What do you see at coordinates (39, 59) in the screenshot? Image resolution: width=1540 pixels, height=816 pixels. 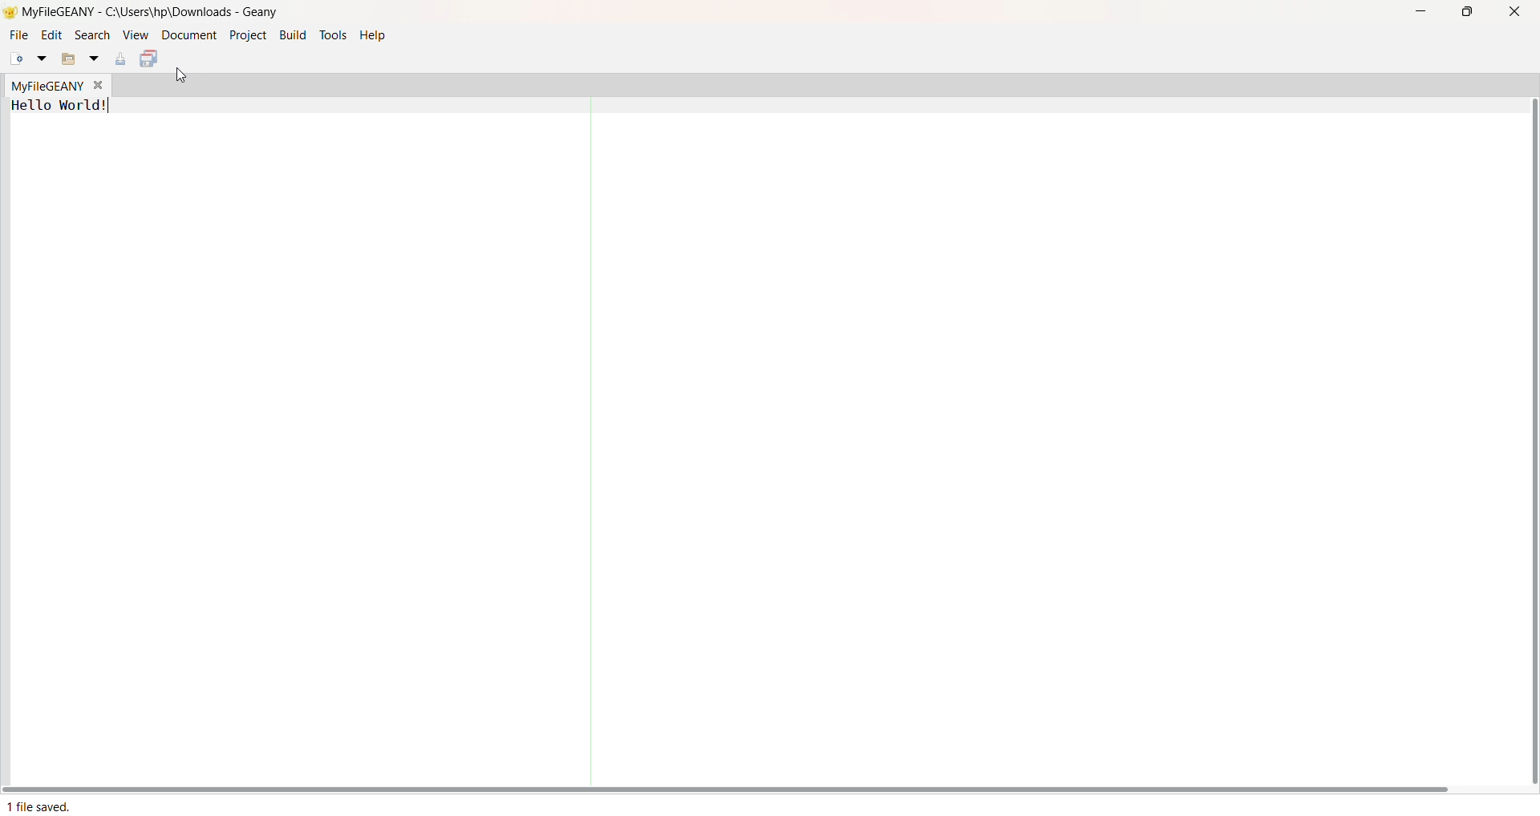 I see `New File Drop Down` at bounding box center [39, 59].